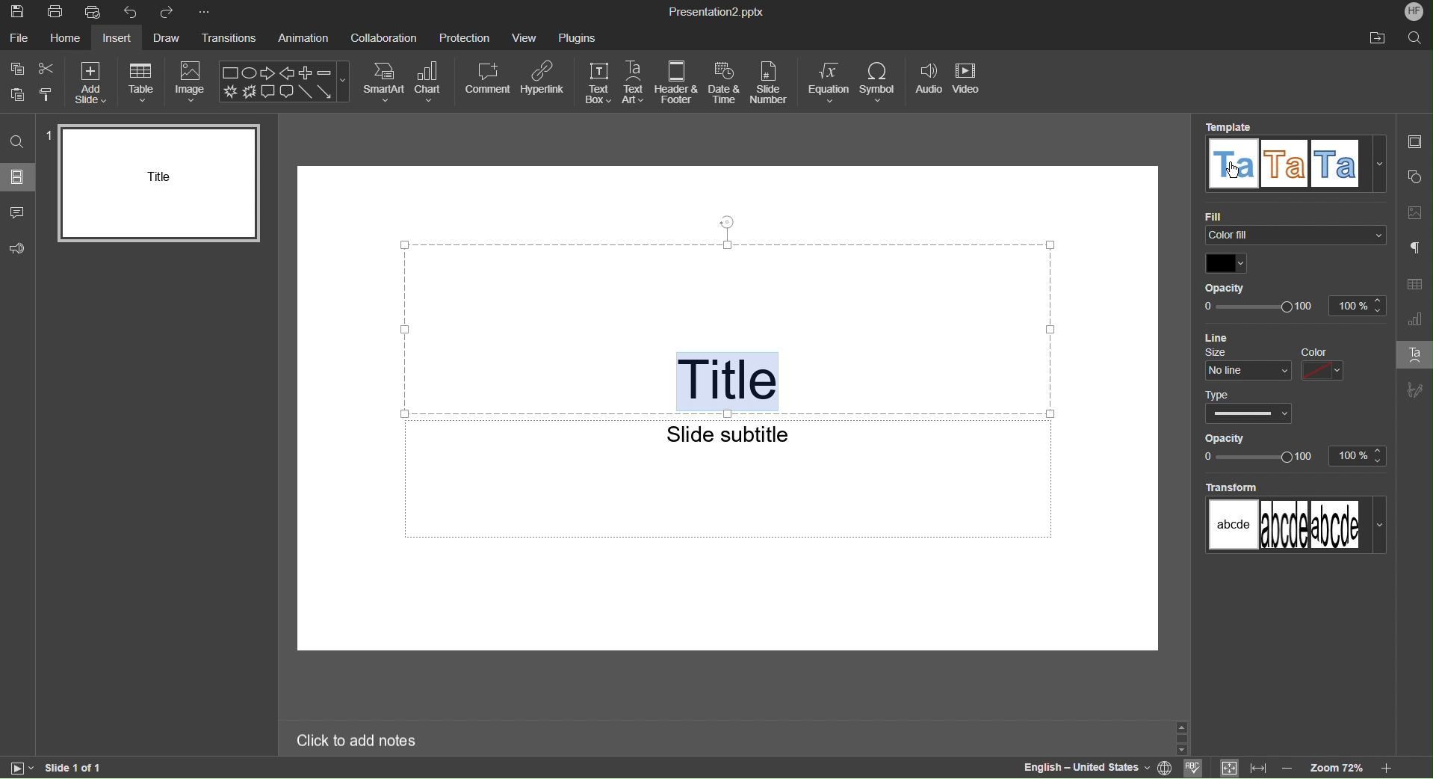 The height and width of the screenshot is (779, 1433). Describe the element at coordinates (1082, 768) in the screenshot. I see `Language` at that location.